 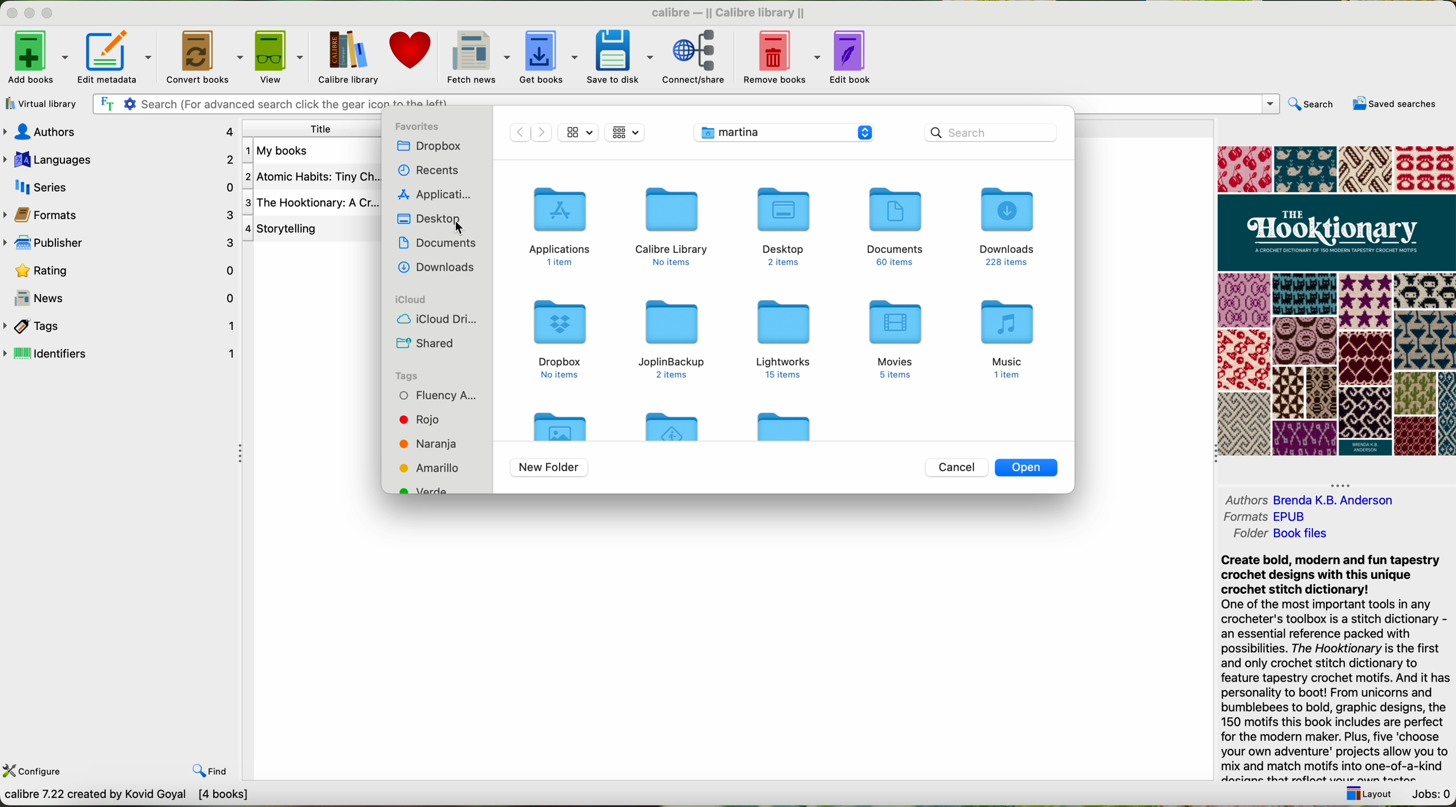 What do you see at coordinates (131, 797) in the screenshot?
I see `convert books between different e-book formats` at bounding box center [131, 797].